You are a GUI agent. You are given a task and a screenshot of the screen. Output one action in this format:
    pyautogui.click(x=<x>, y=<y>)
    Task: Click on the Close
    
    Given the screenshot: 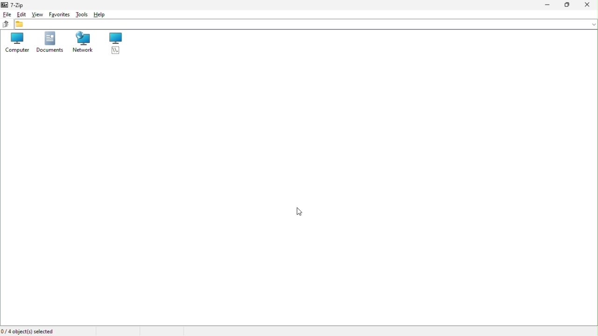 What is the action you would take?
    pyautogui.click(x=589, y=6)
    